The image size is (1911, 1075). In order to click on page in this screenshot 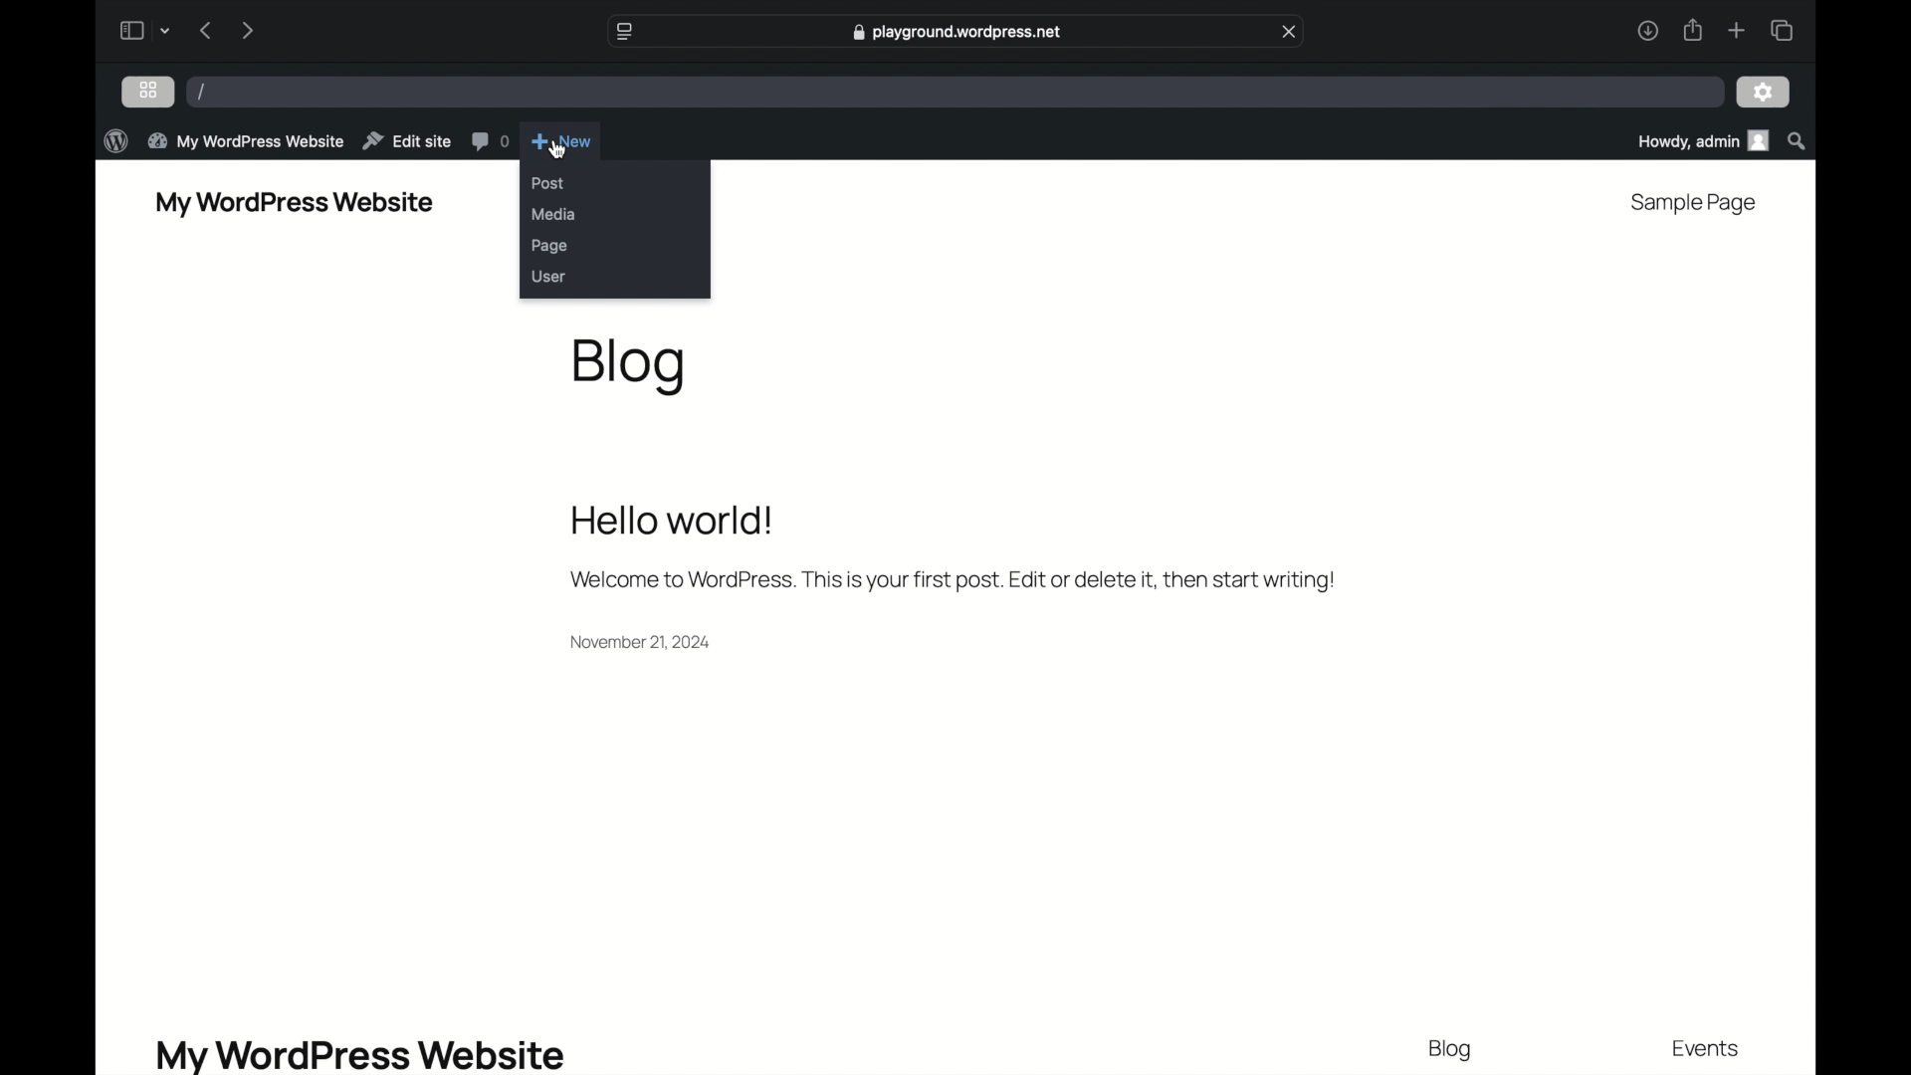, I will do `click(550, 246)`.